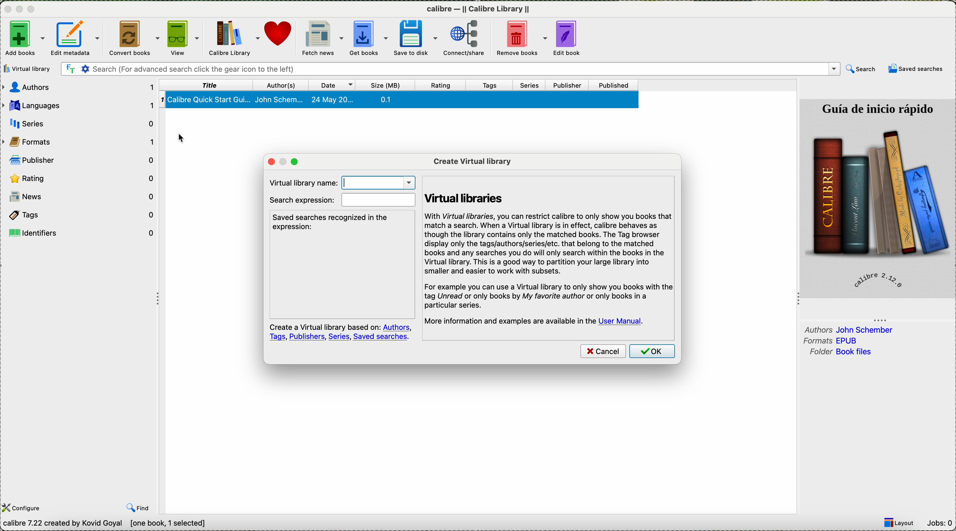 This screenshot has width=956, height=531. What do you see at coordinates (80, 88) in the screenshot?
I see `authors` at bounding box center [80, 88].